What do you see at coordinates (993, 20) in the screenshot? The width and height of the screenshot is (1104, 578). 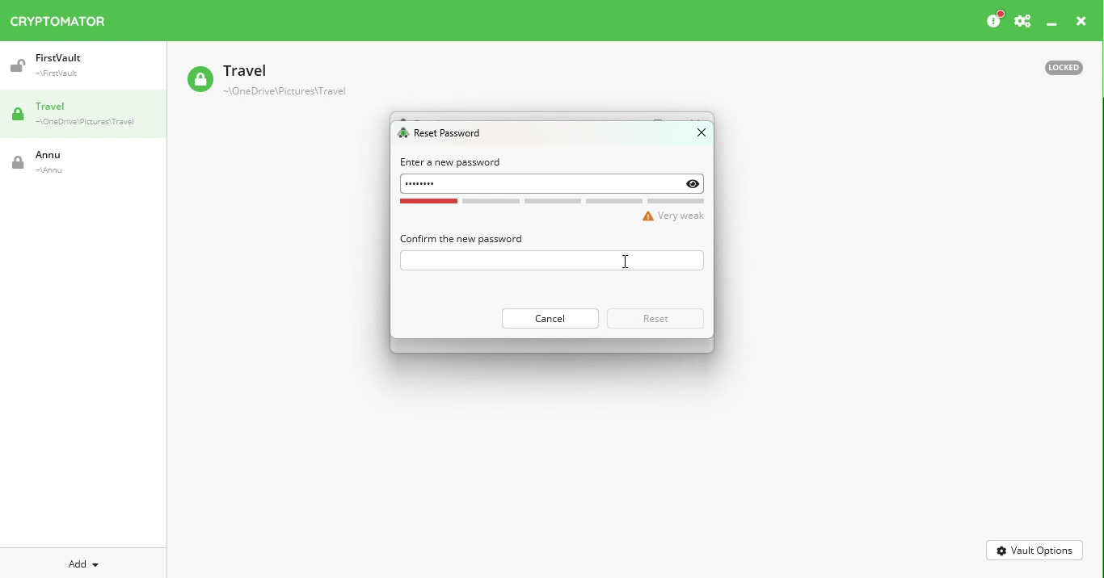 I see `Please consider donating` at bounding box center [993, 20].